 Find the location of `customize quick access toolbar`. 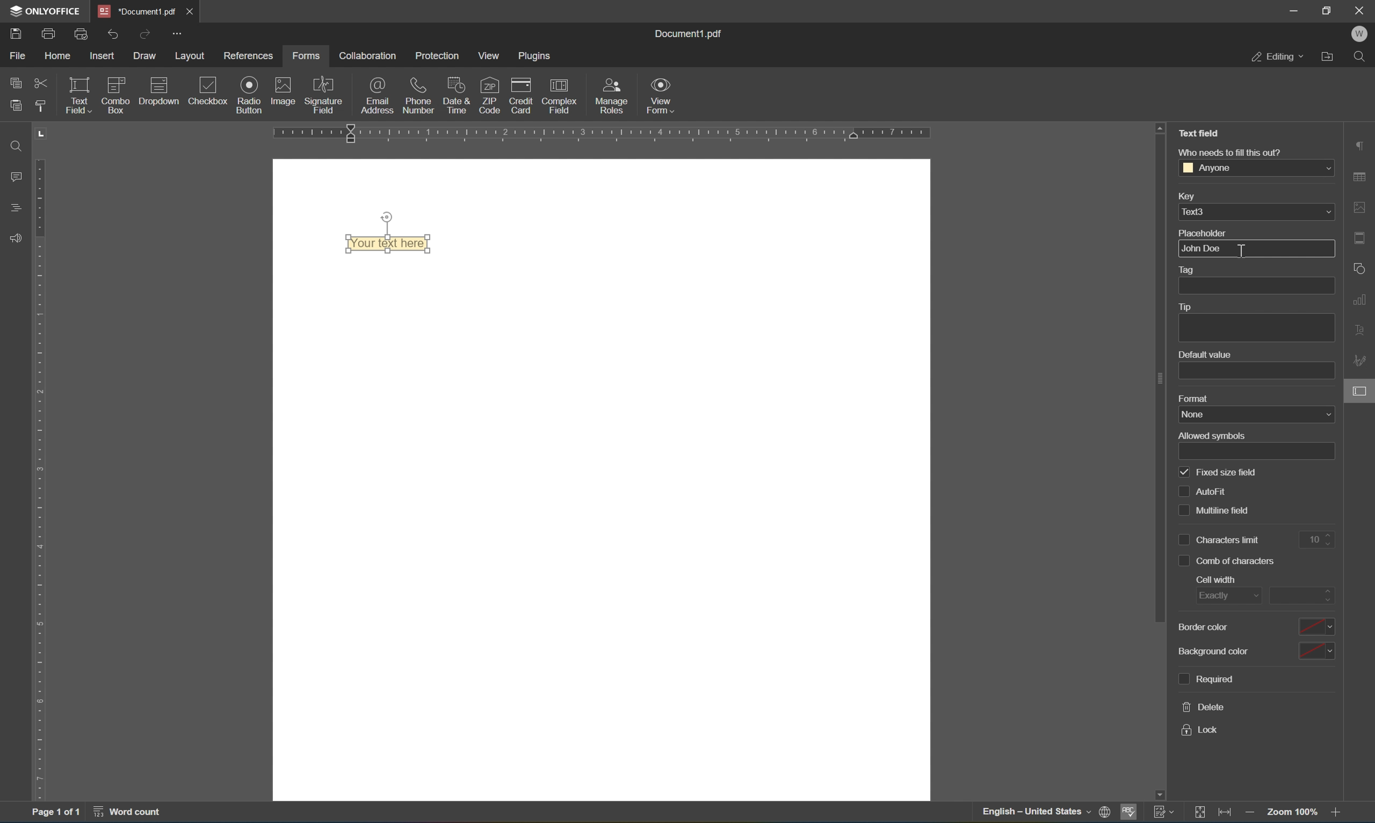

customize quick access toolbar is located at coordinates (178, 33).